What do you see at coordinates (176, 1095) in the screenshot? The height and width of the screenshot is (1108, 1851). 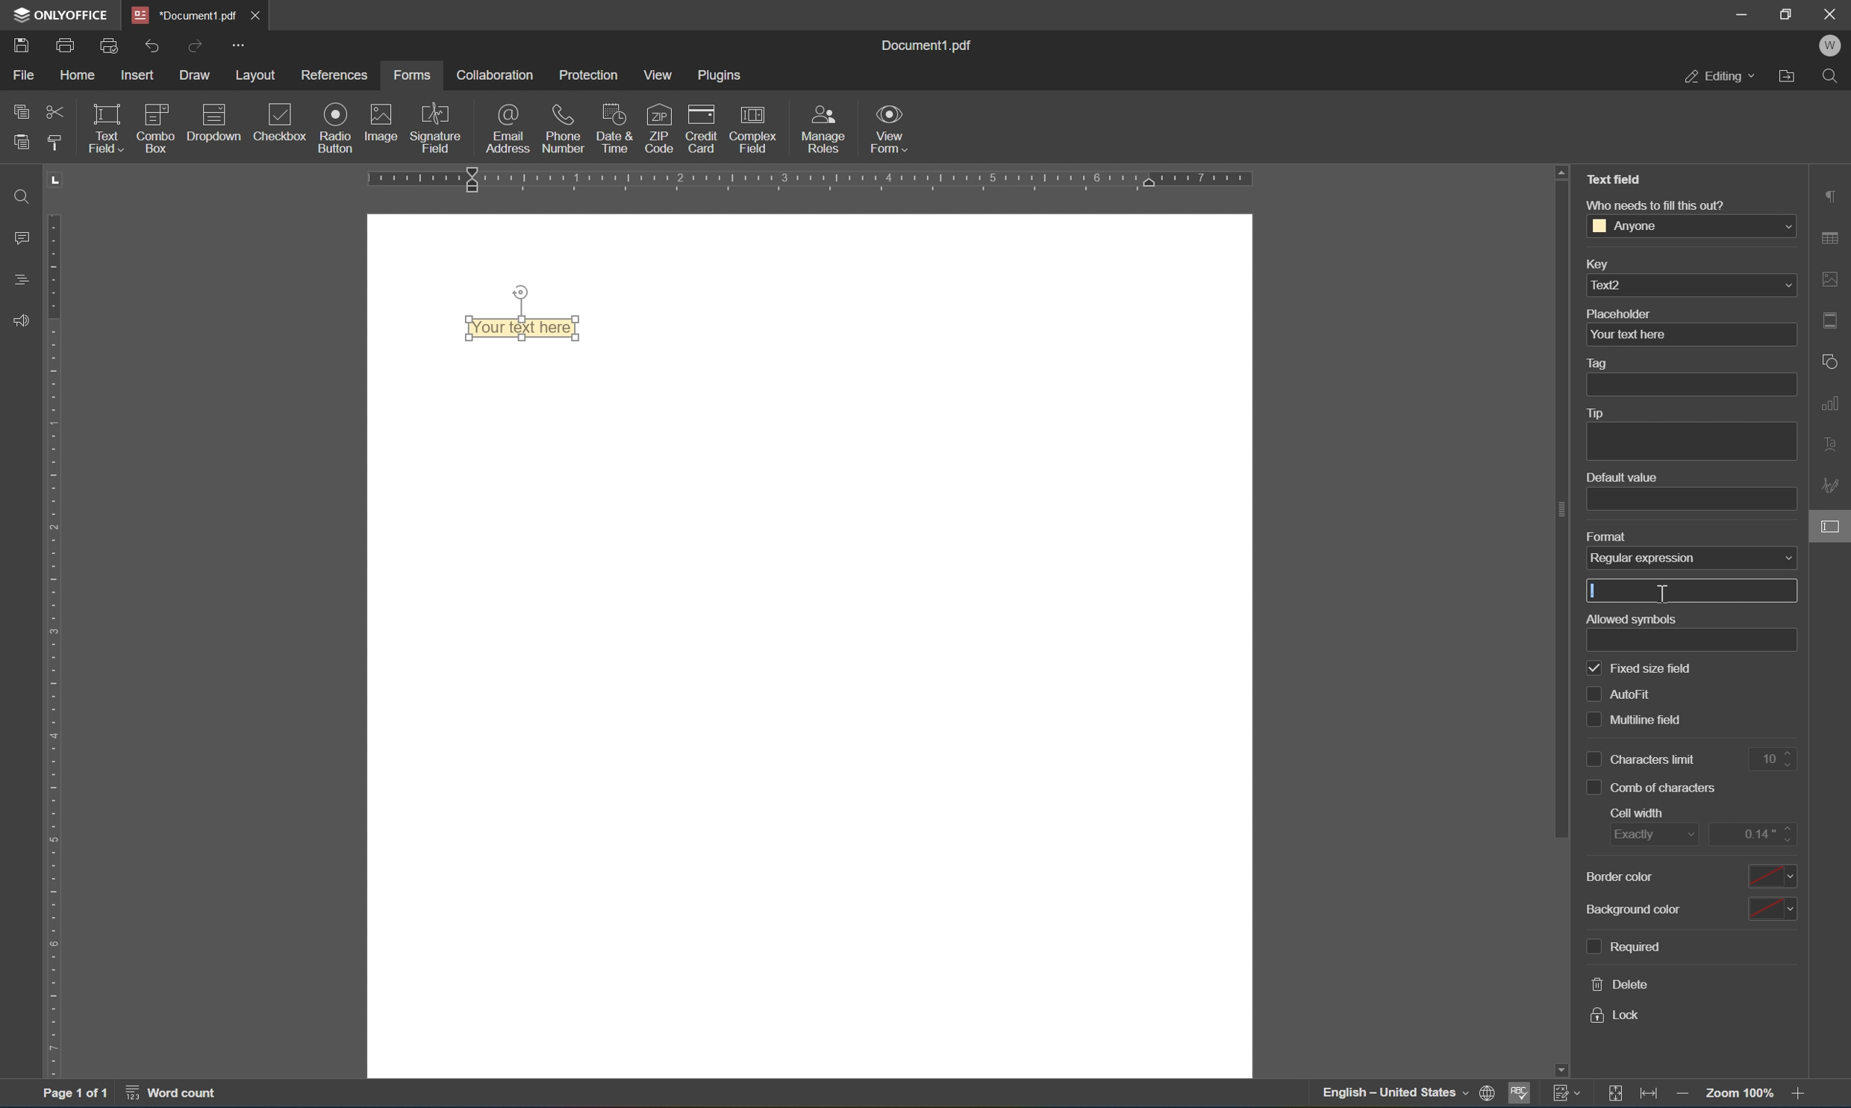 I see `word count` at bounding box center [176, 1095].